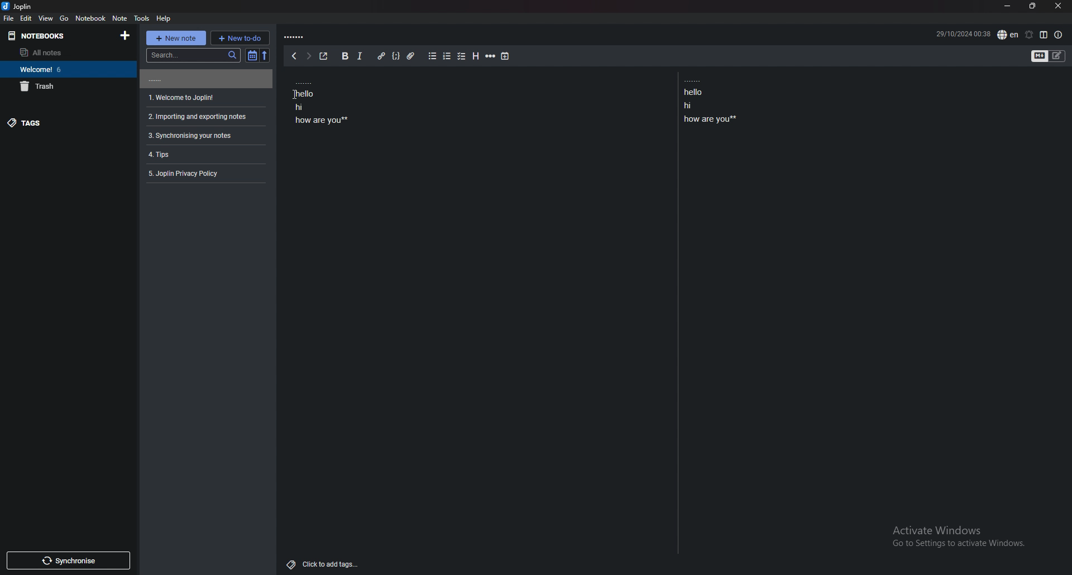 This screenshot has width=1072, height=575. Describe the element at coordinates (204, 136) in the screenshot. I see `note` at that location.